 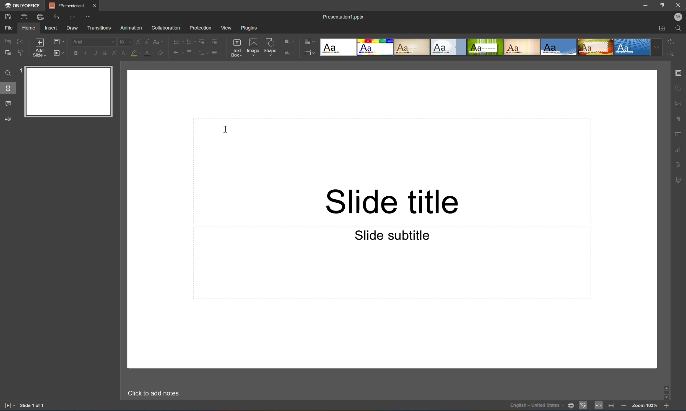 I want to click on Comments, so click(x=8, y=102).